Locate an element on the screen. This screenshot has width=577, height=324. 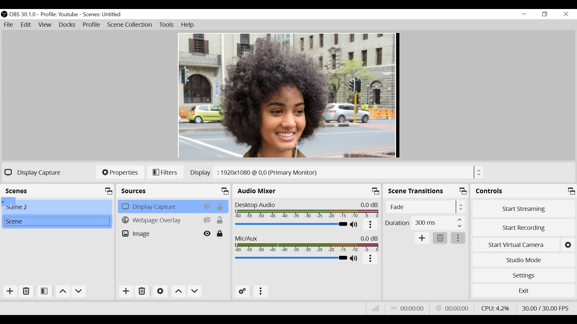
Studio Mode is located at coordinates (522, 260).